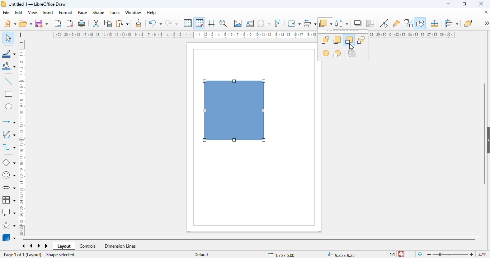 Image resolution: width=490 pixels, height=258 pixels. What do you see at coordinates (358, 23) in the screenshot?
I see `shadow` at bounding box center [358, 23].